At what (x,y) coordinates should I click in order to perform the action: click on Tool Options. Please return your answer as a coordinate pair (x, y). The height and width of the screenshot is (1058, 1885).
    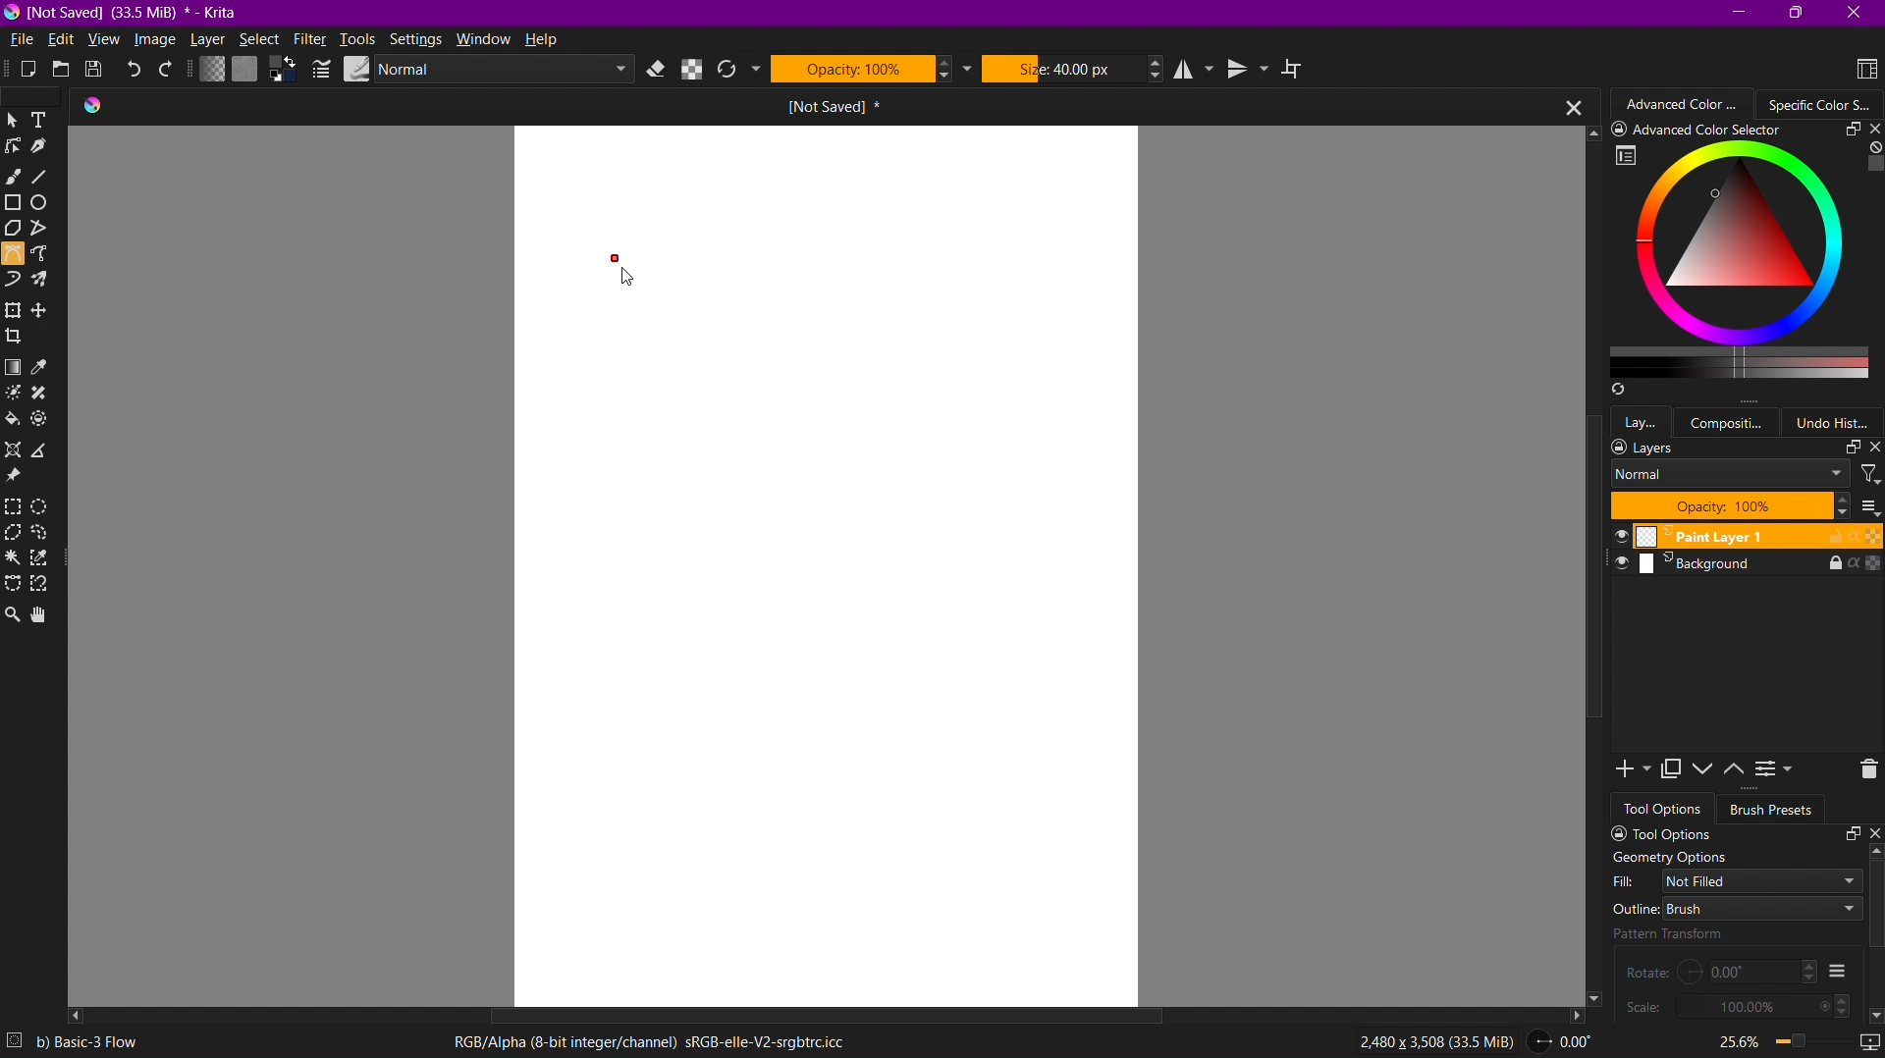
    Looking at the image, I should click on (1740, 833).